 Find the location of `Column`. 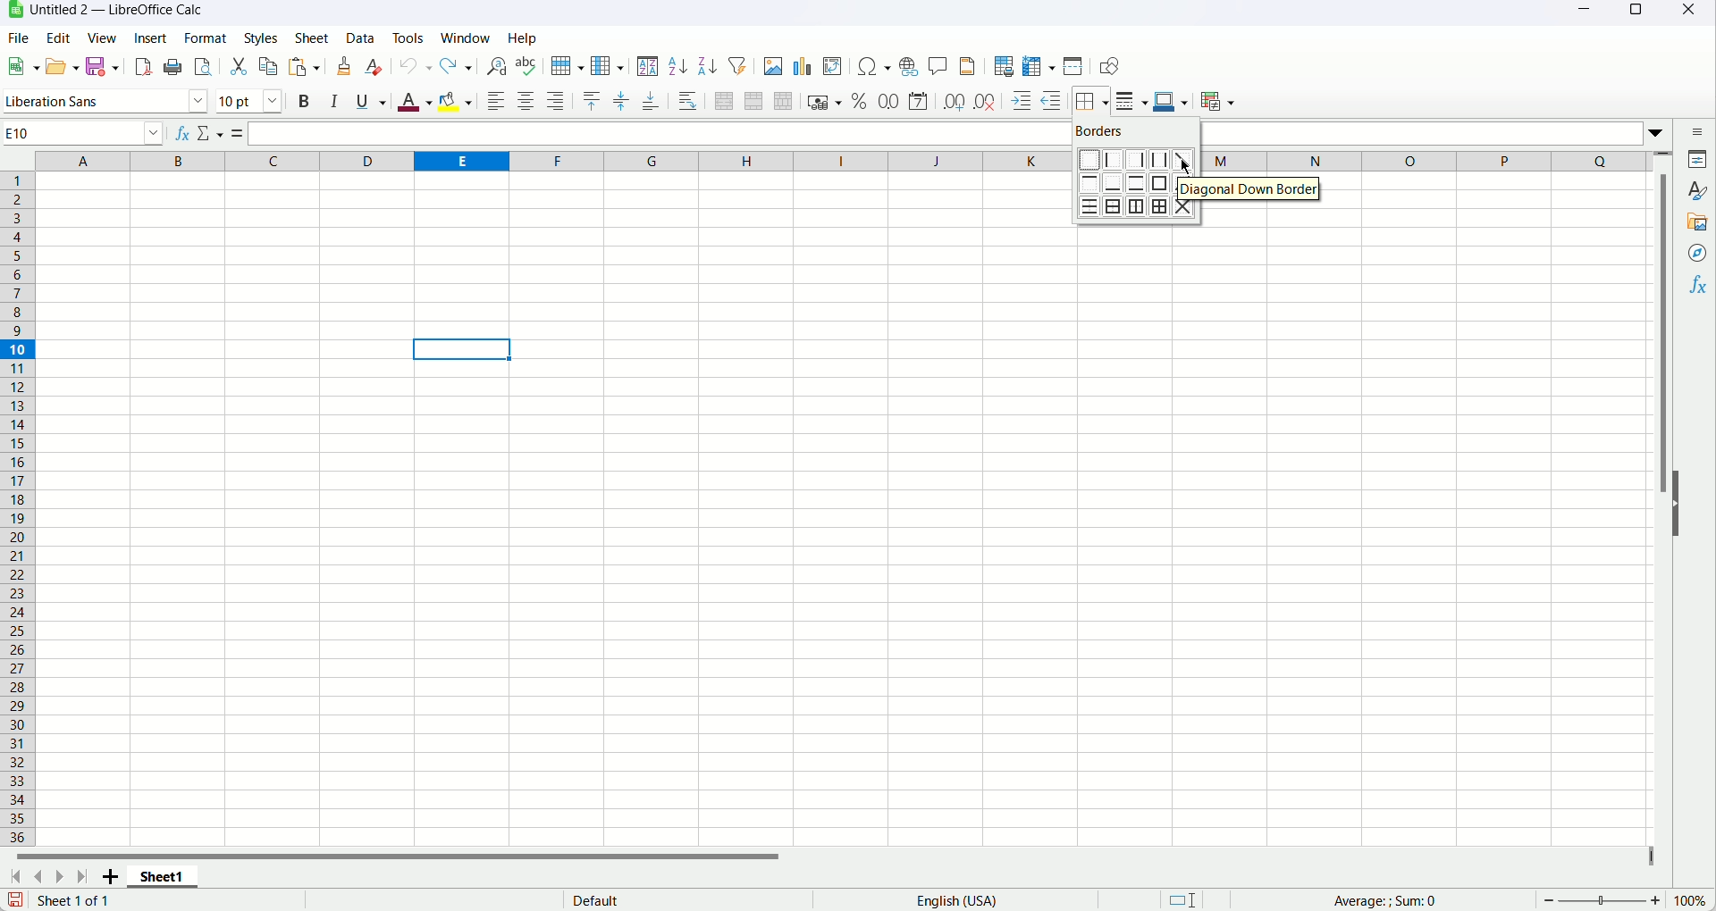

Column is located at coordinates (609, 65).